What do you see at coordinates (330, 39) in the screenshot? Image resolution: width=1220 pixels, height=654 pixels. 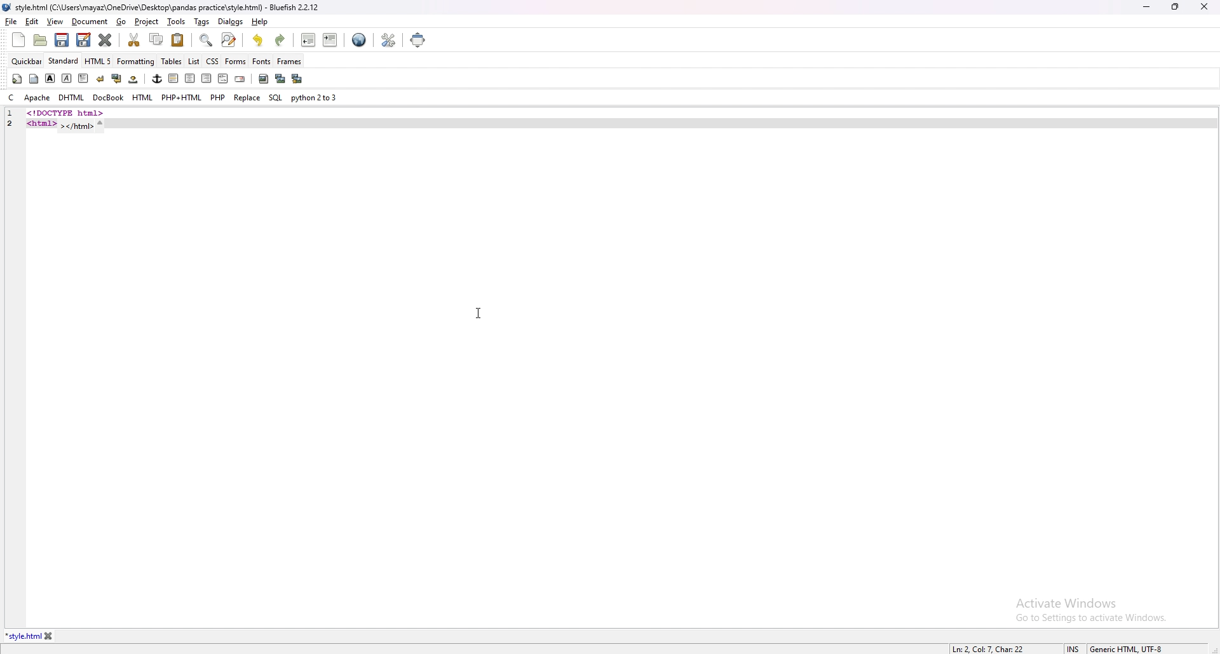 I see `indent` at bounding box center [330, 39].